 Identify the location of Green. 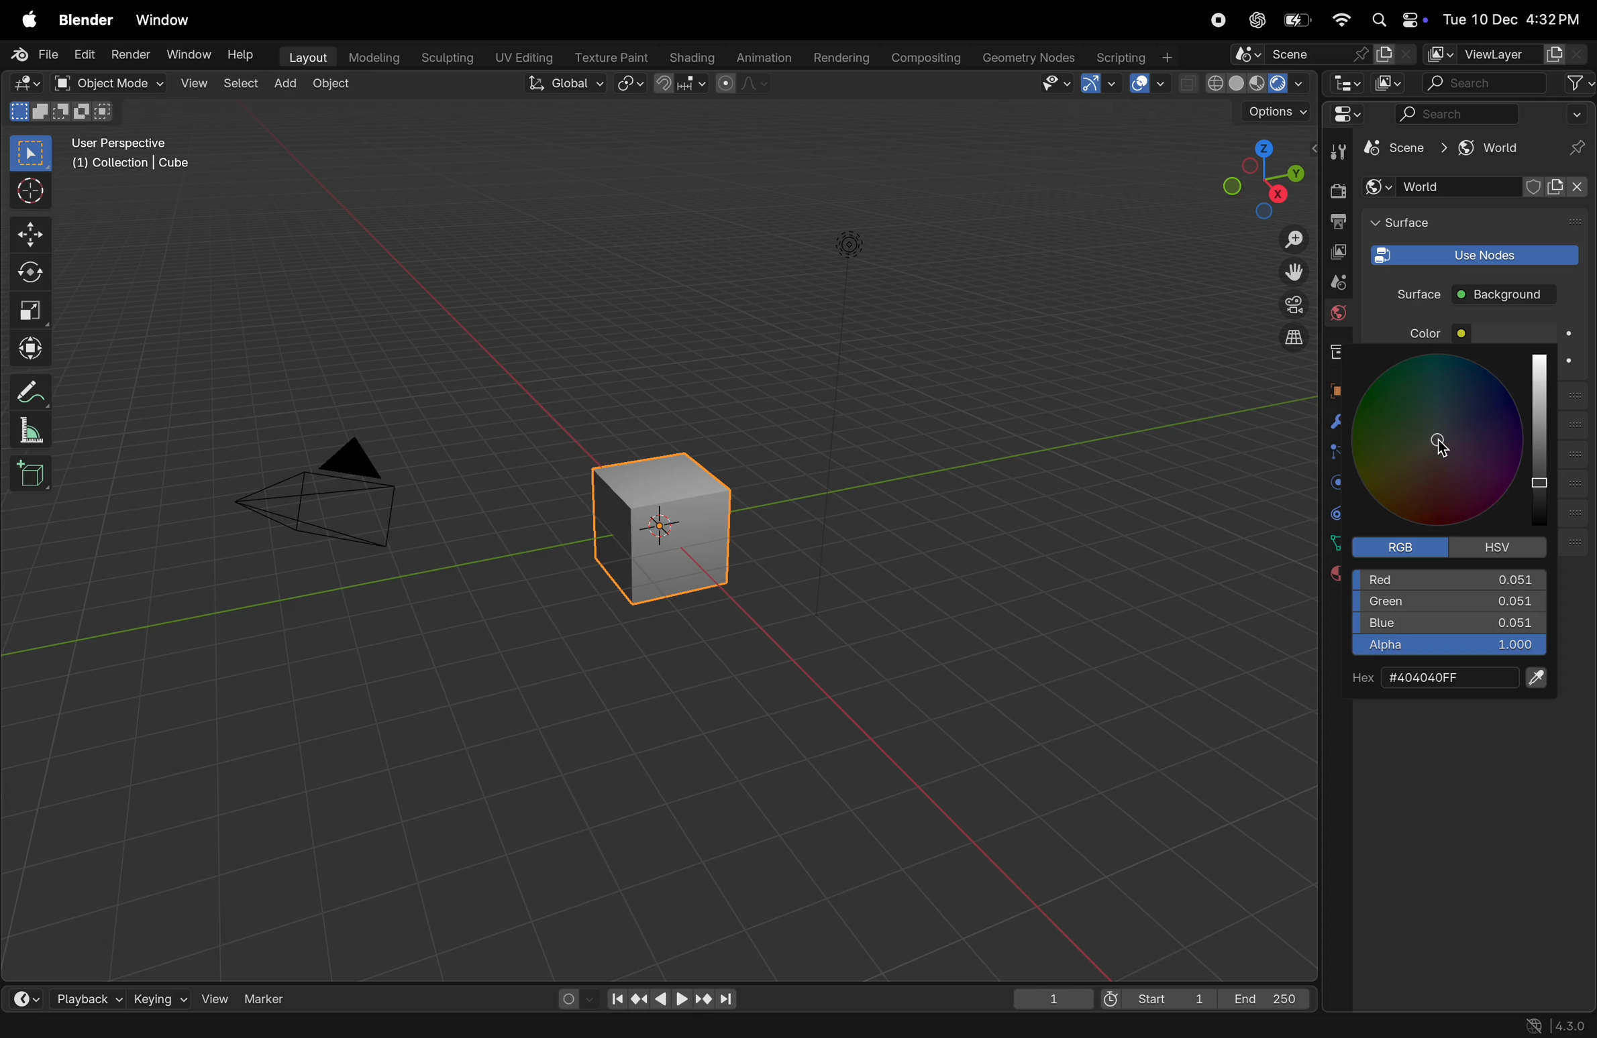
(1449, 601).